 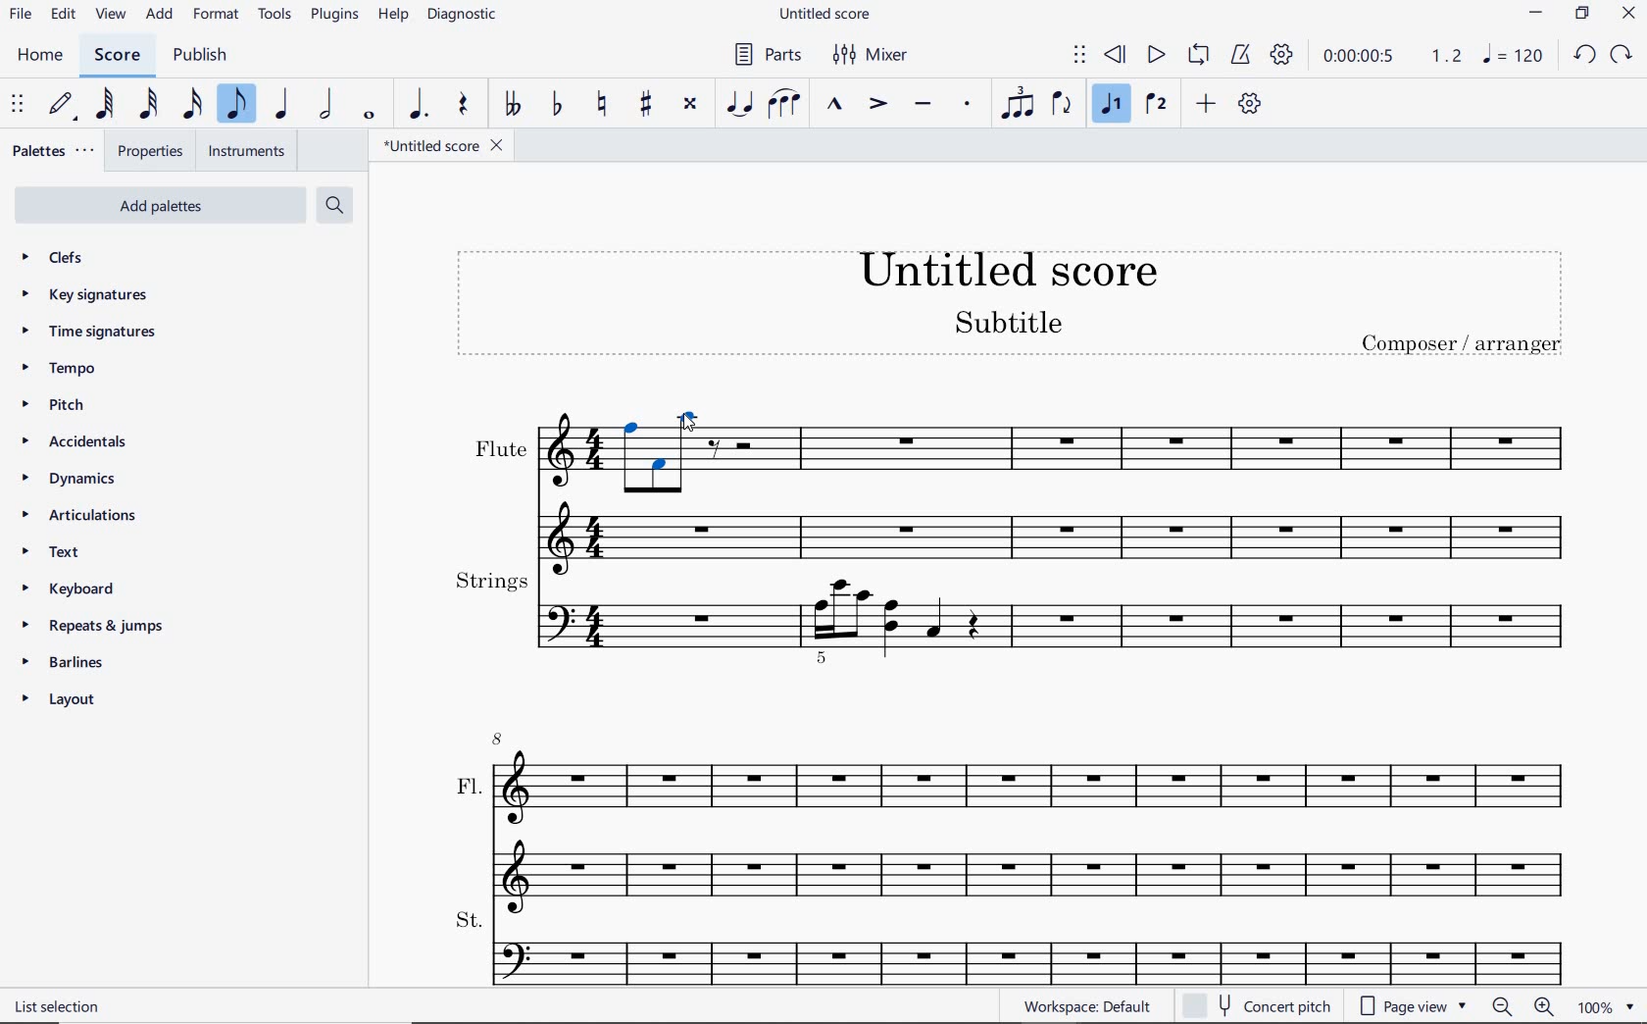 What do you see at coordinates (868, 56) in the screenshot?
I see `MIXER` at bounding box center [868, 56].